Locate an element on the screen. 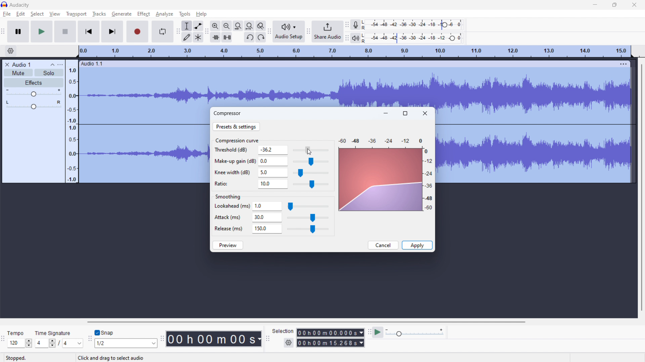 This screenshot has width=645, height=362. fit project to width is located at coordinates (249, 26).